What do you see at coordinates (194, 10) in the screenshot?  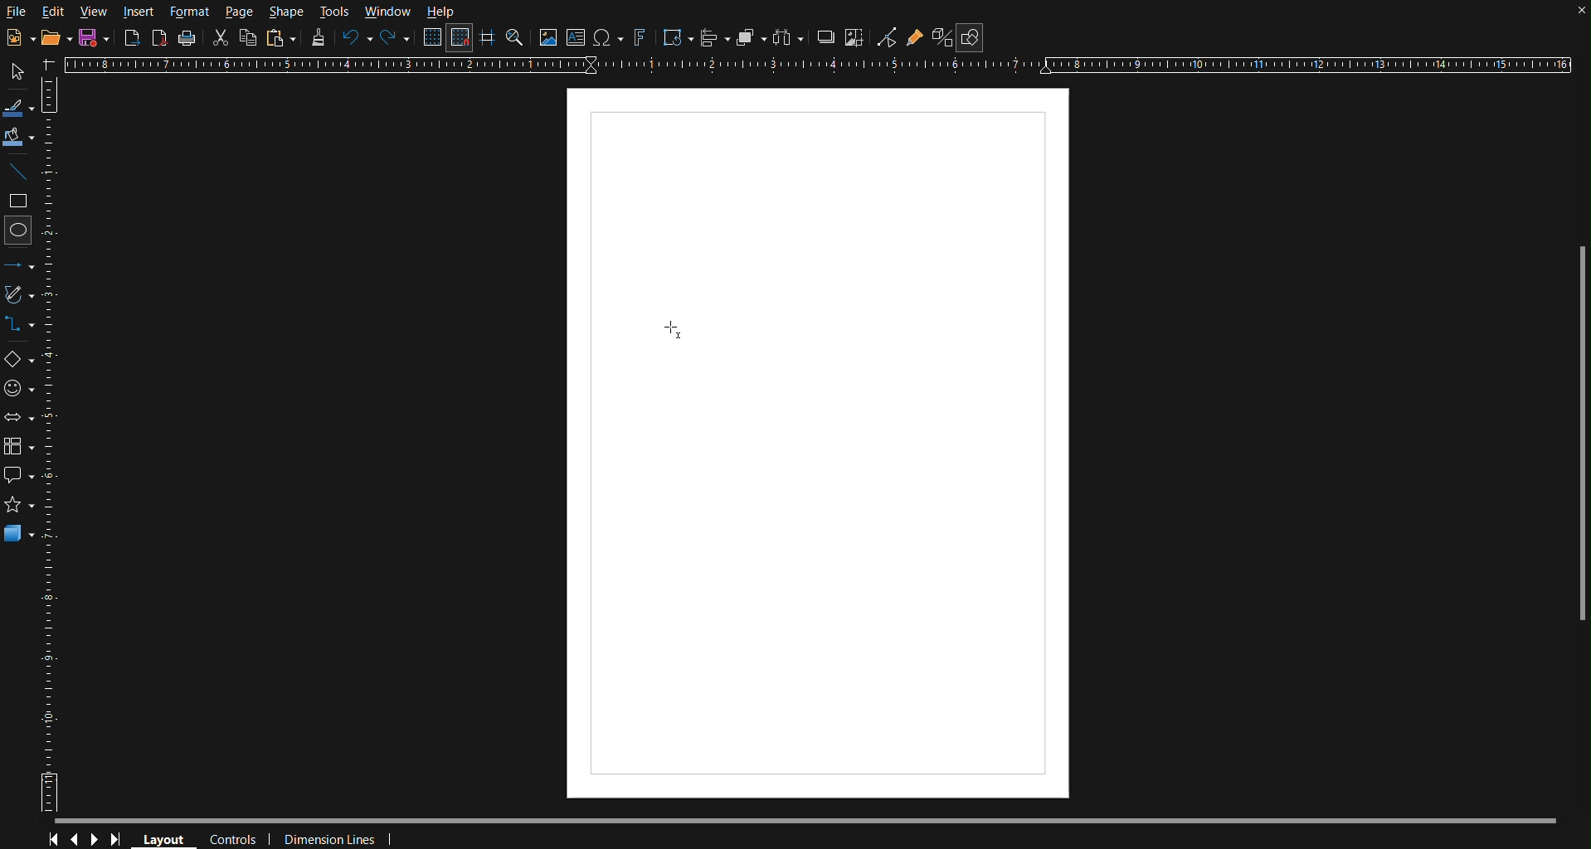 I see `Format` at bounding box center [194, 10].